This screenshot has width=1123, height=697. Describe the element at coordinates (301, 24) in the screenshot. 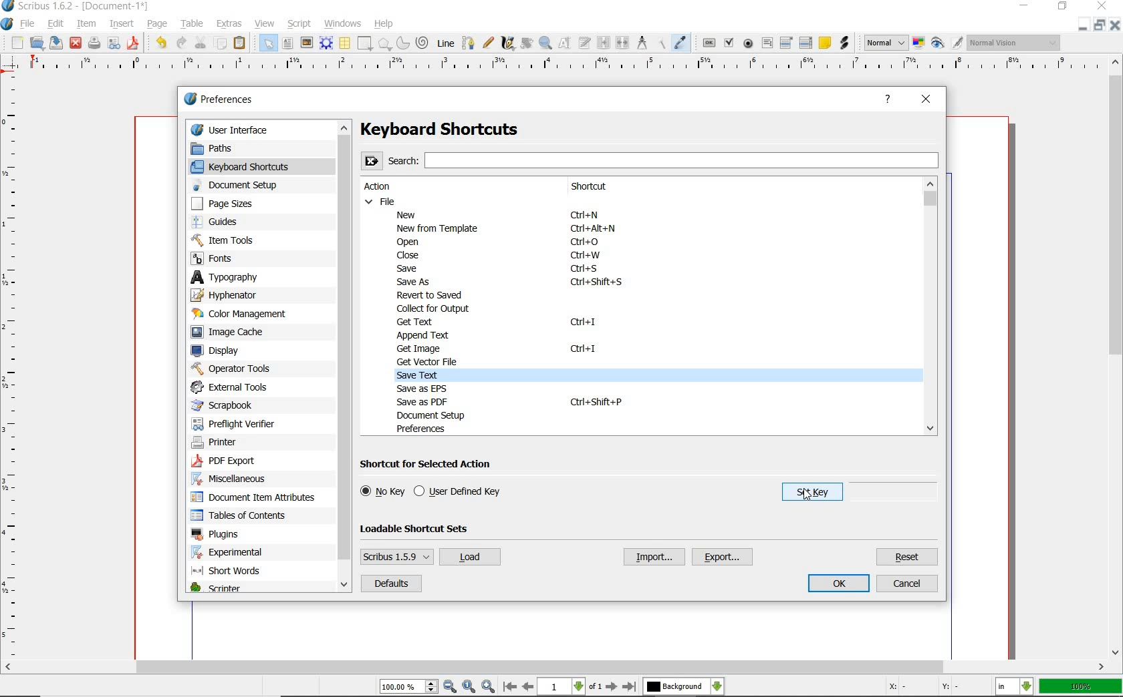

I see `script` at that location.